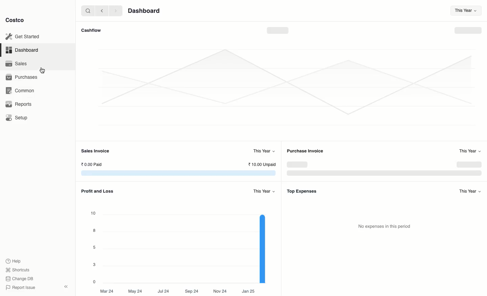 The width and height of the screenshot is (487, 296). What do you see at coordinates (21, 288) in the screenshot?
I see `Report Issue` at bounding box center [21, 288].